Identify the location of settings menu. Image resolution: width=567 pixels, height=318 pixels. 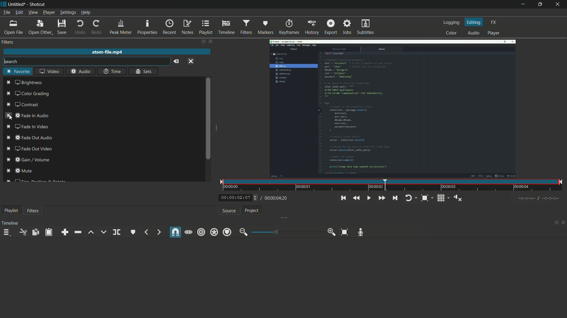
(68, 12).